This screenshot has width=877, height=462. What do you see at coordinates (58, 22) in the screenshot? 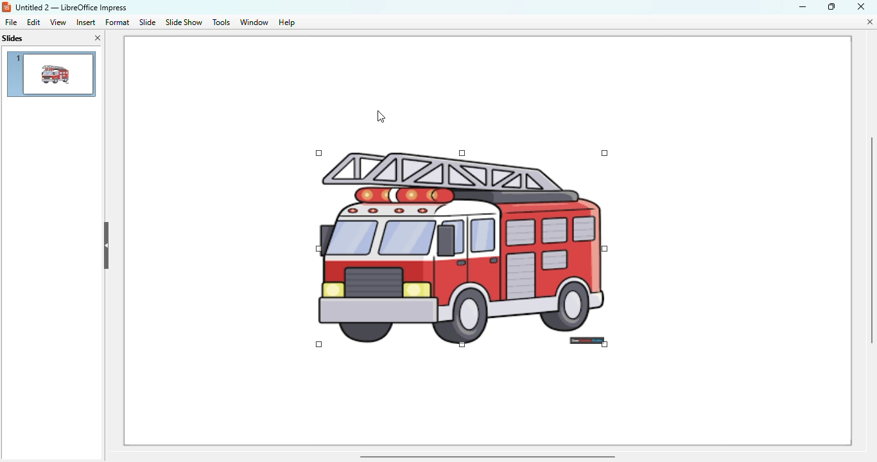
I see `view` at bounding box center [58, 22].